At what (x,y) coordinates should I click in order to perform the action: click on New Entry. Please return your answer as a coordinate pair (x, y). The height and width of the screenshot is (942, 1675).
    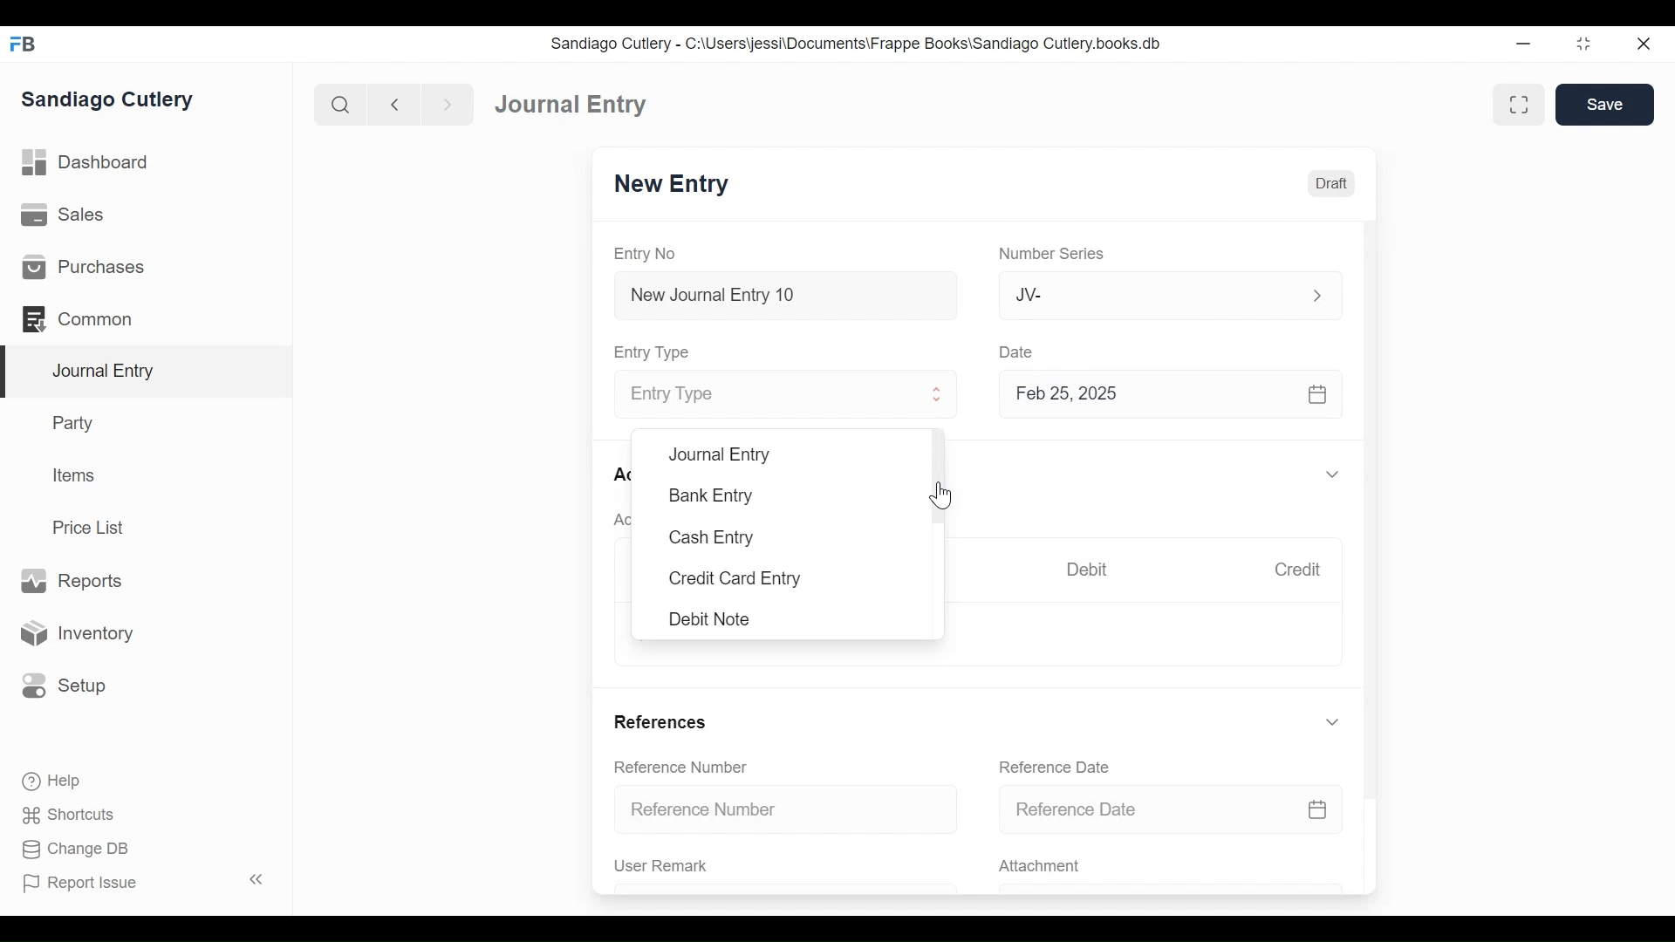
    Looking at the image, I should click on (676, 186).